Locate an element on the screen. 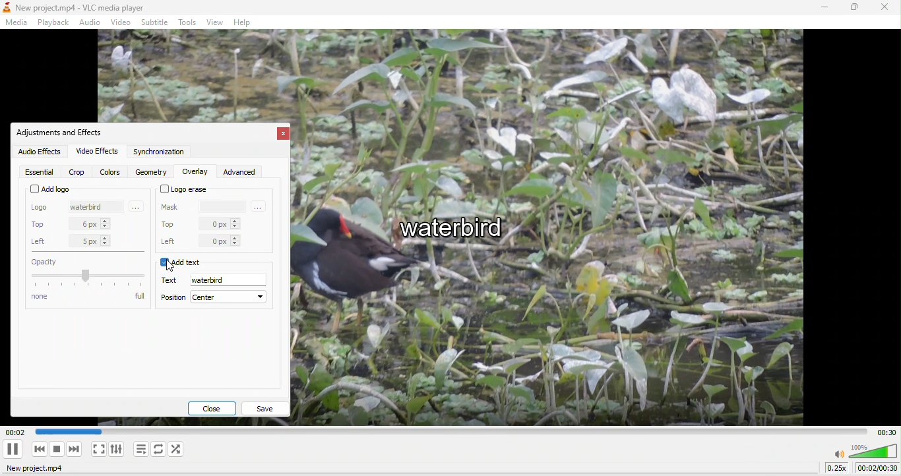 The height and width of the screenshot is (476, 901). cursor movement is located at coordinates (173, 266).